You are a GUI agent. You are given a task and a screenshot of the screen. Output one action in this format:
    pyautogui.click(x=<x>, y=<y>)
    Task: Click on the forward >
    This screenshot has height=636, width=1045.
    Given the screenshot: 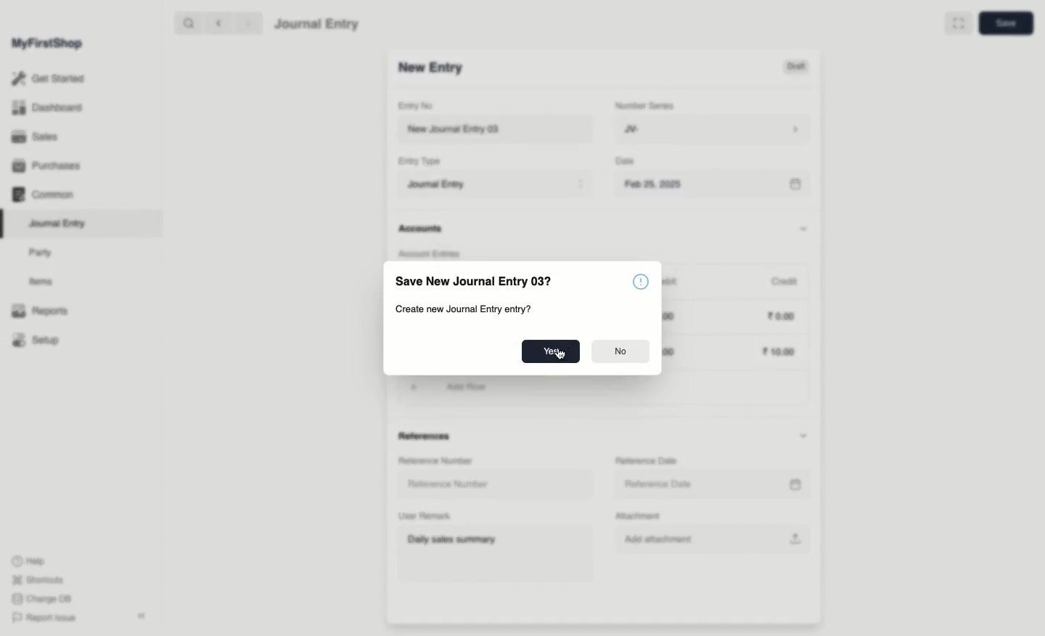 What is the action you would take?
    pyautogui.click(x=245, y=23)
    